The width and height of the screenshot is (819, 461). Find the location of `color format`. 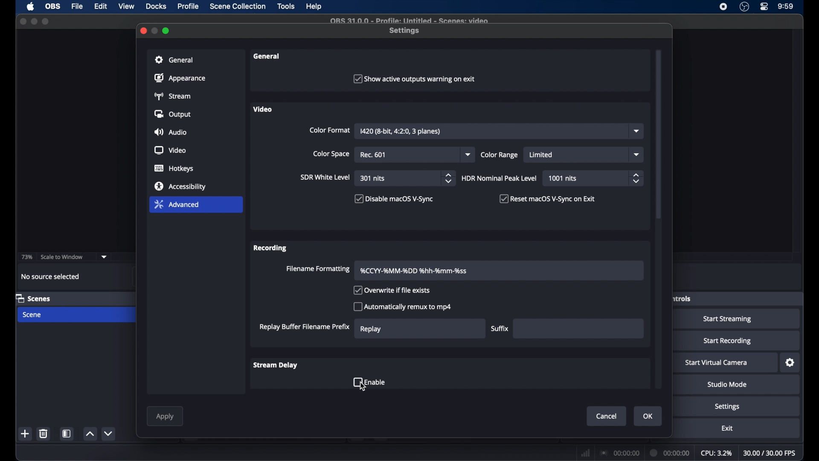

color format is located at coordinates (330, 130).